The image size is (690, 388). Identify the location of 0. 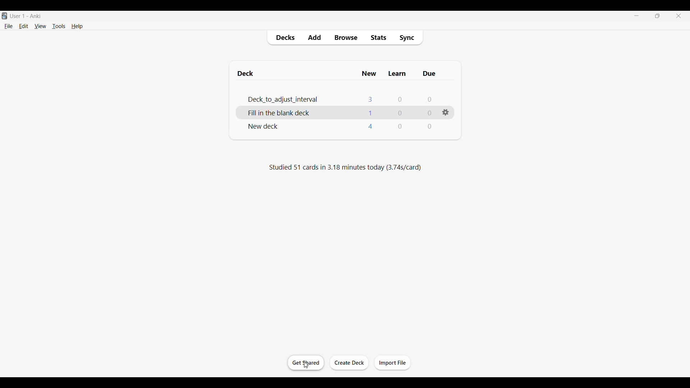
(400, 100).